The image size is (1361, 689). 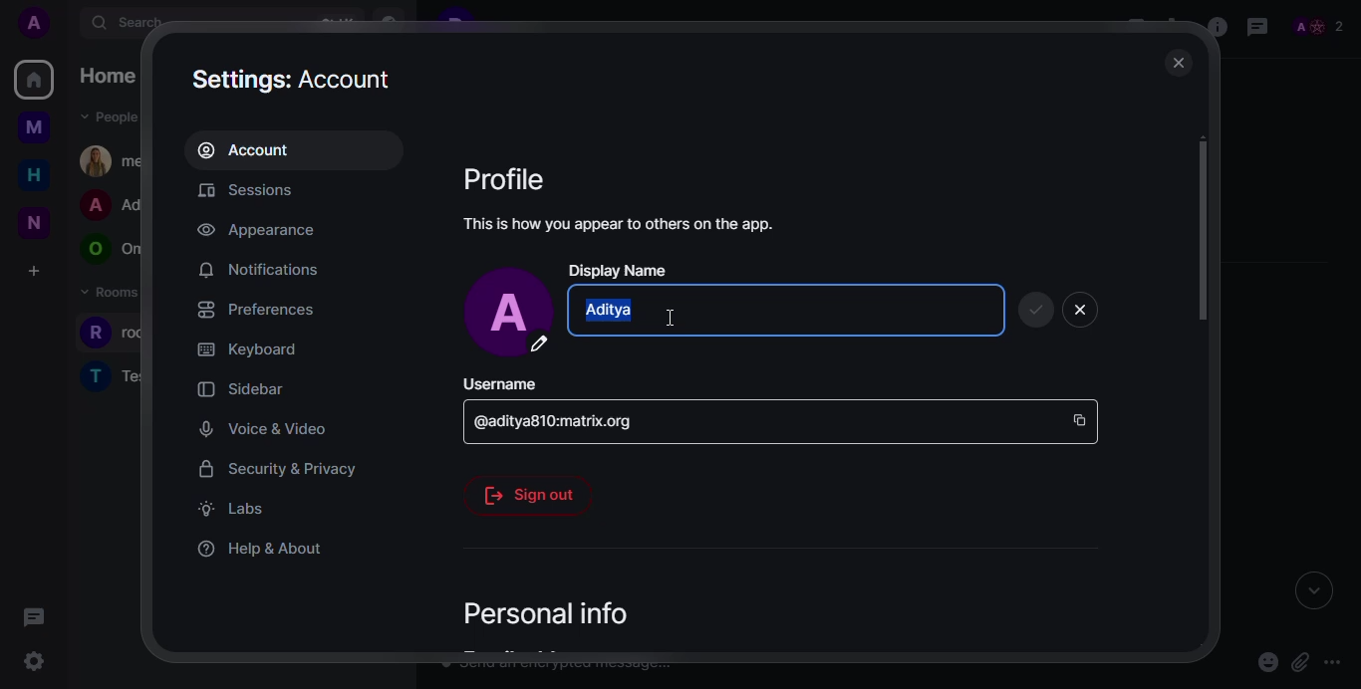 I want to click on emoji, so click(x=1266, y=662).